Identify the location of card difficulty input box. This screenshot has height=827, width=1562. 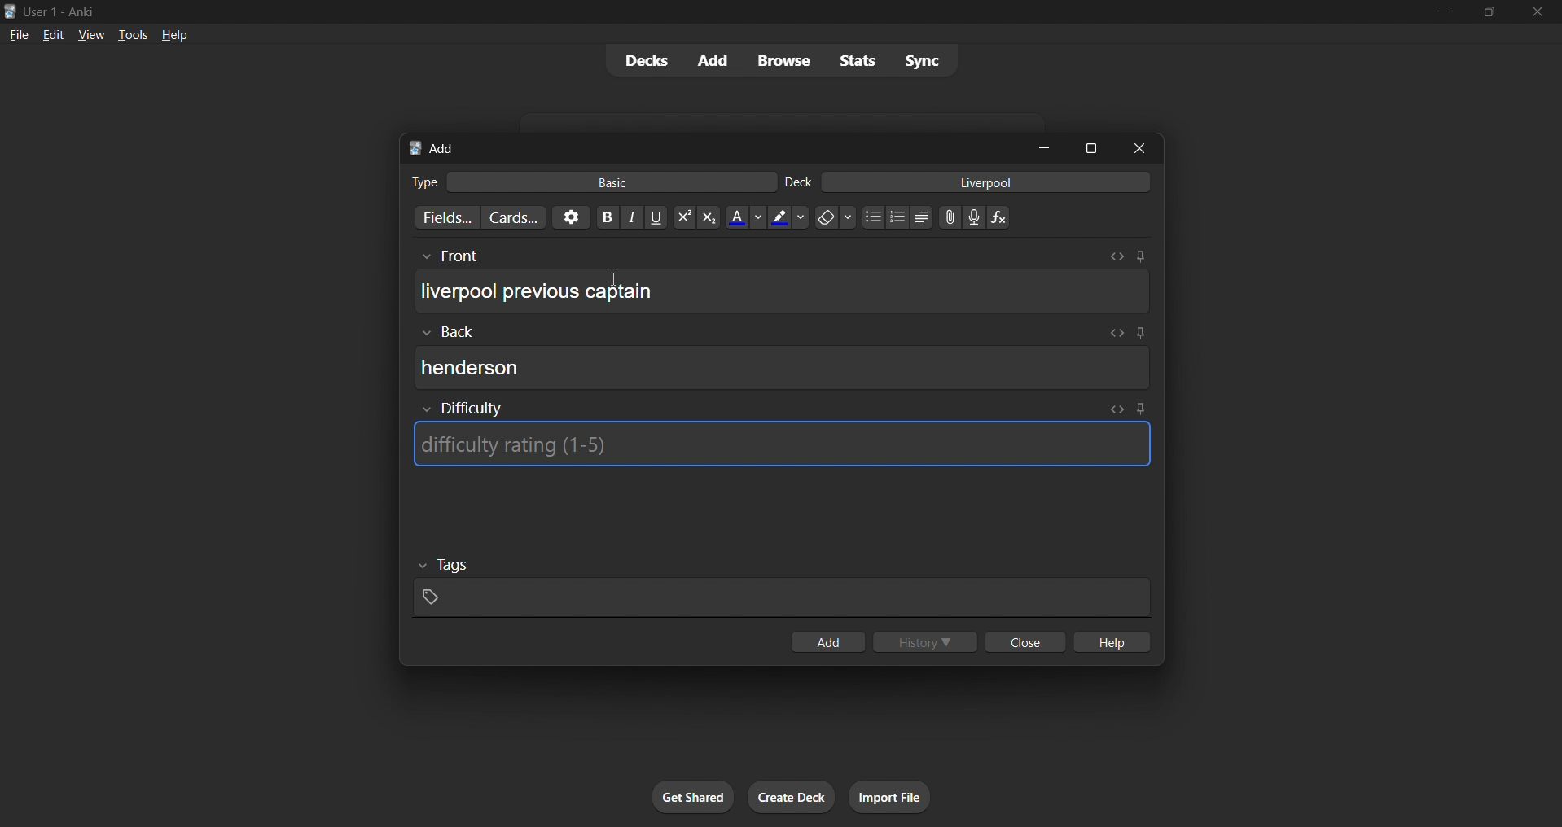
(781, 436).